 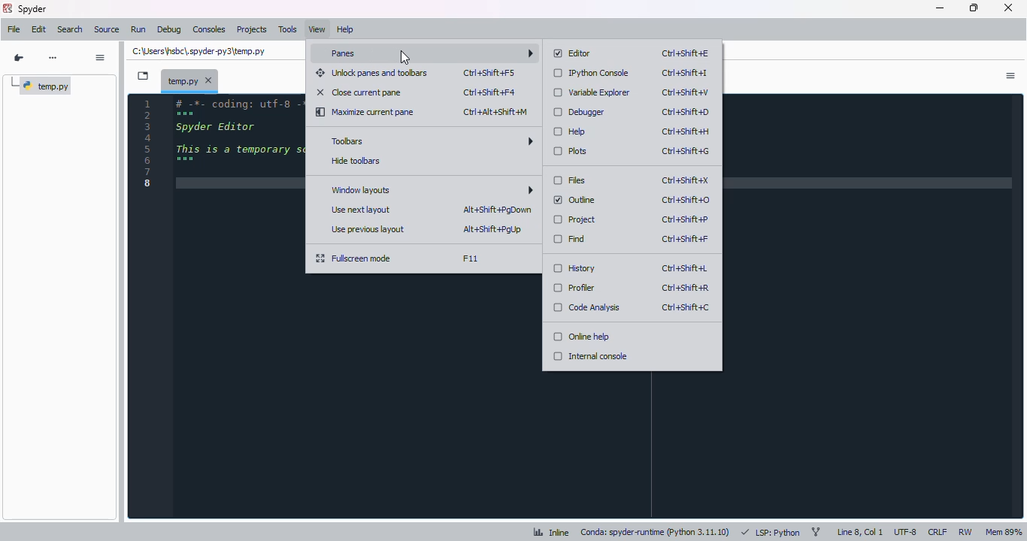 What do you see at coordinates (570, 239) in the screenshot?
I see `find` at bounding box center [570, 239].